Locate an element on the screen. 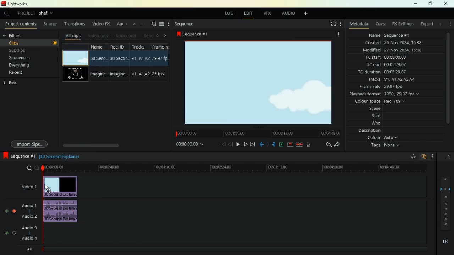 This screenshot has height=255, width=454. image is located at coordinates (259, 82).